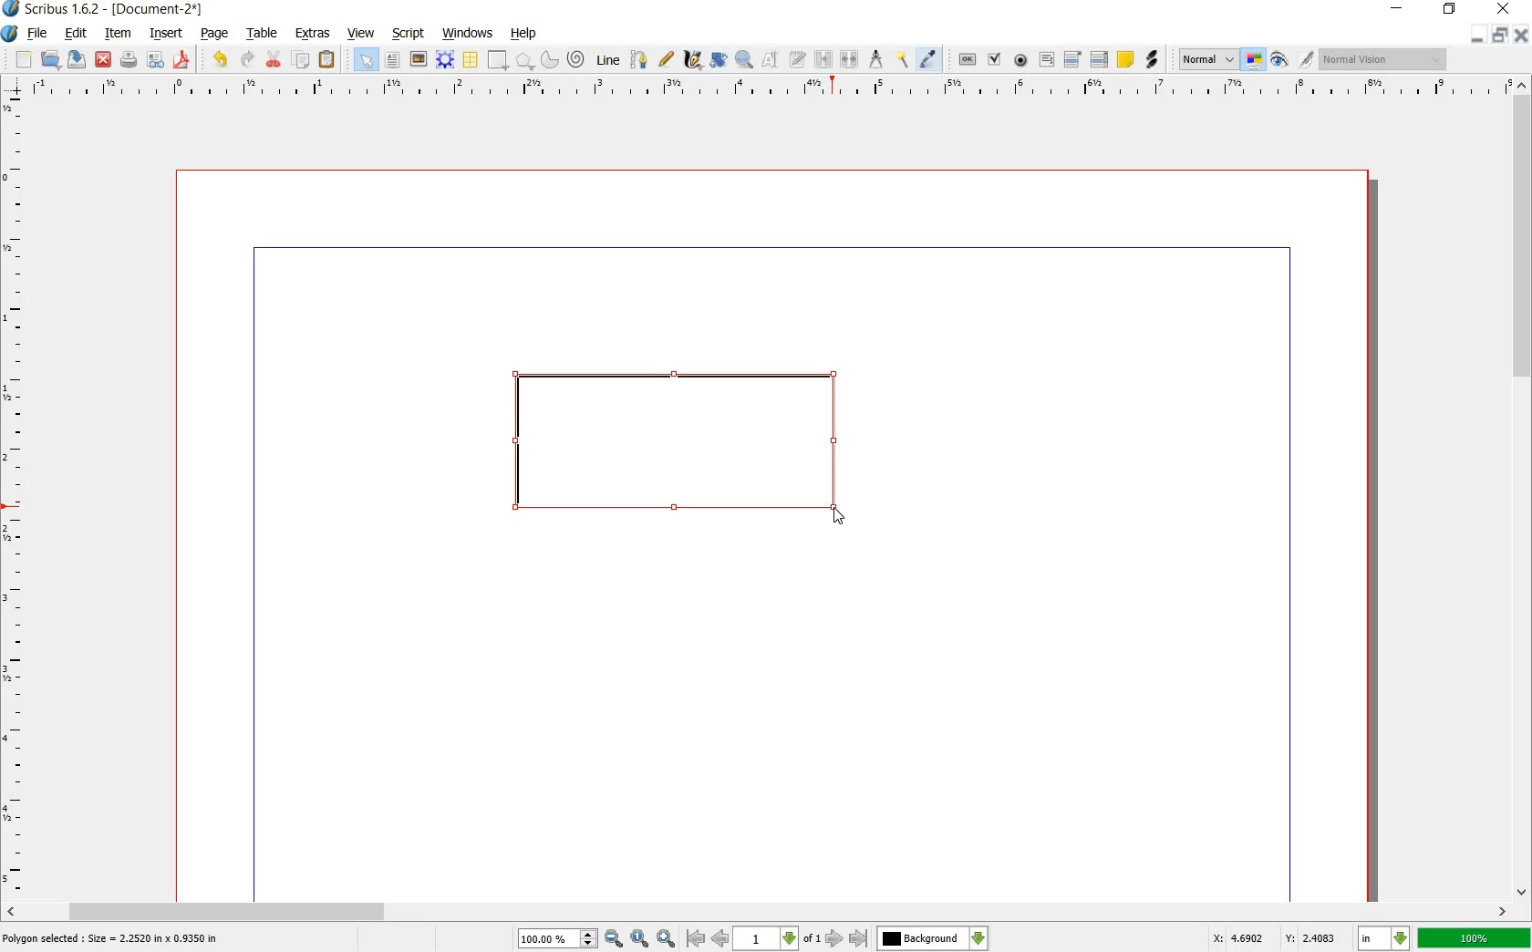  What do you see at coordinates (75, 59) in the screenshot?
I see `SAVE` at bounding box center [75, 59].